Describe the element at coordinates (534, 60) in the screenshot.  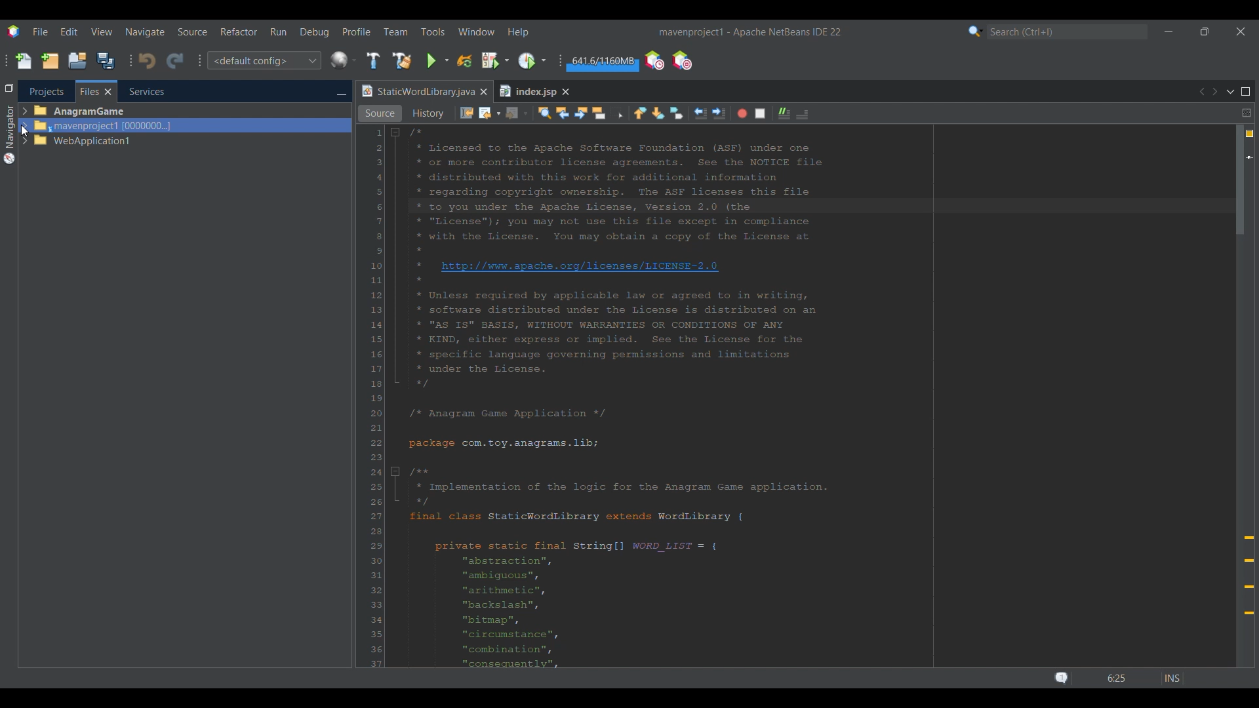
I see `Profile main project options` at that location.